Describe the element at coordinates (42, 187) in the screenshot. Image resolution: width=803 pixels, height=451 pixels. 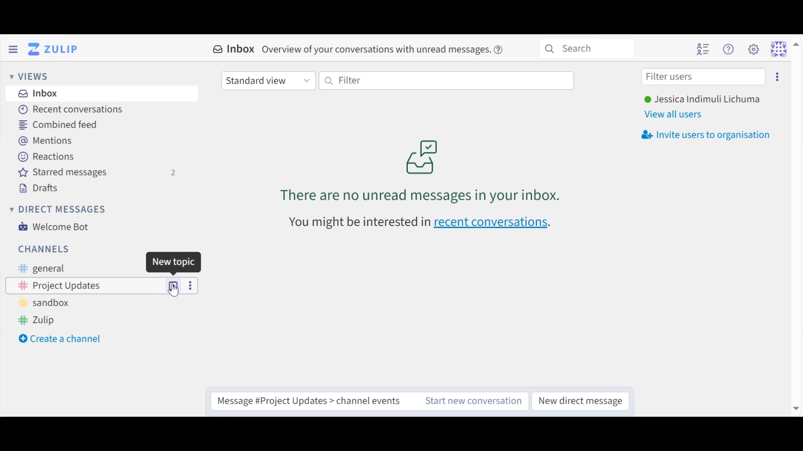
I see `Drafts` at that location.